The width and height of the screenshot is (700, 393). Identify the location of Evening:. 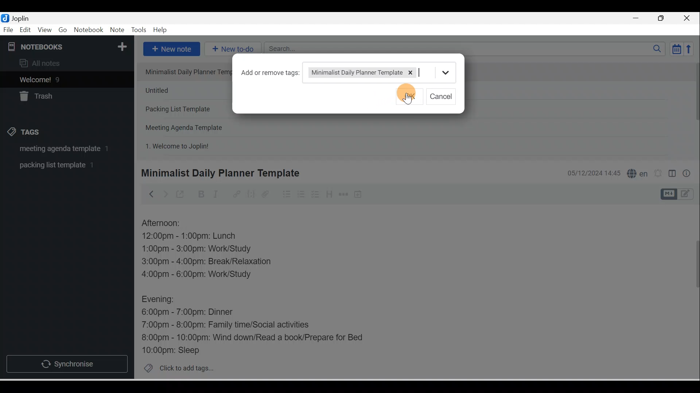
(163, 301).